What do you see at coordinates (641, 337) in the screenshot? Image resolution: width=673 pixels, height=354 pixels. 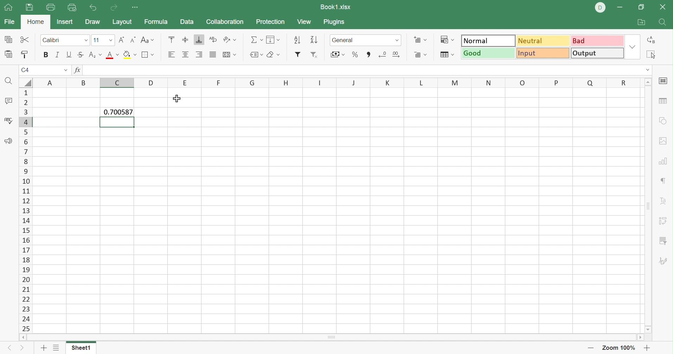 I see `Scroll right` at bounding box center [641, 337].